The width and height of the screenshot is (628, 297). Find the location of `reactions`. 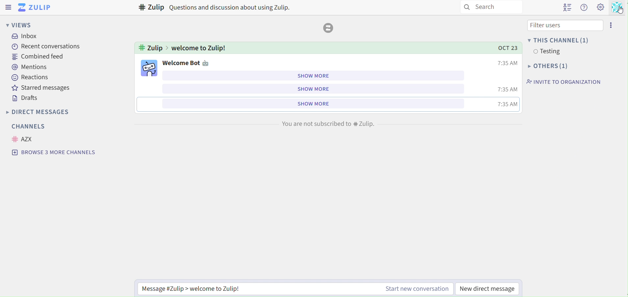

reactions is located at coordinates (31, 77).